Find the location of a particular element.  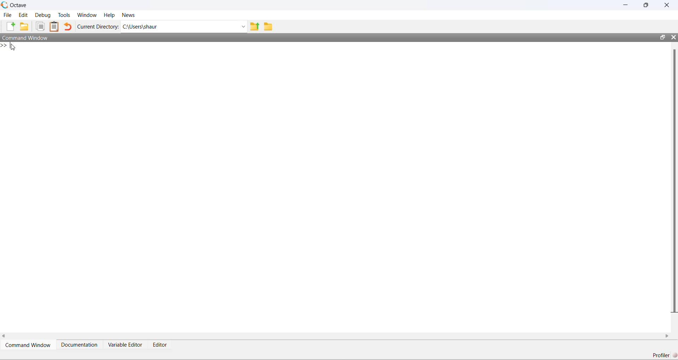

File is located at coordinates (7, 15).